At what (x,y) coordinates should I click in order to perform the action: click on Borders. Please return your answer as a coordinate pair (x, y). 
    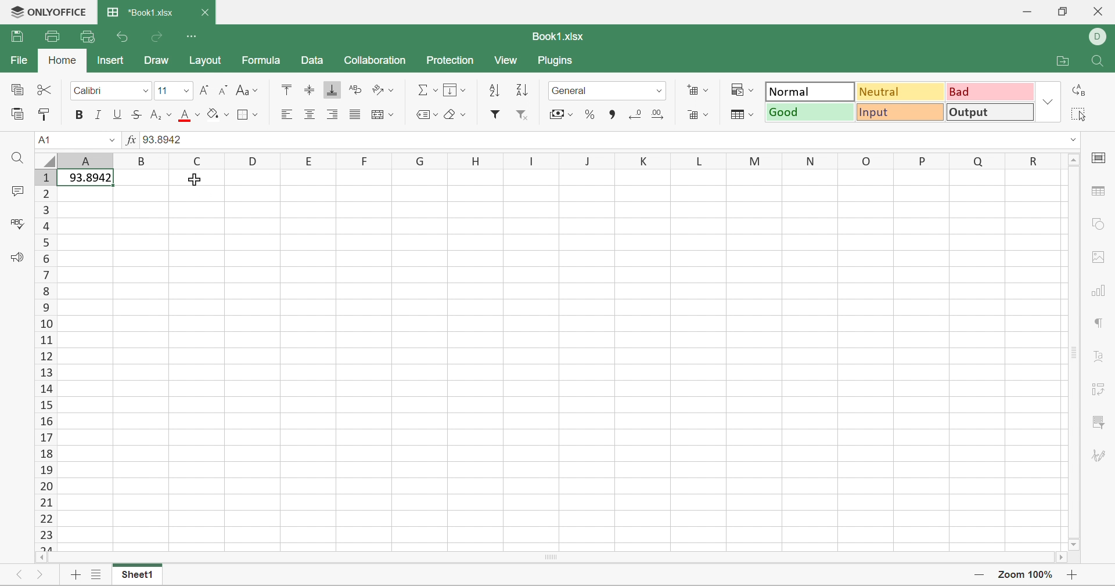
    Looking at the image, I should click on (247, 113).